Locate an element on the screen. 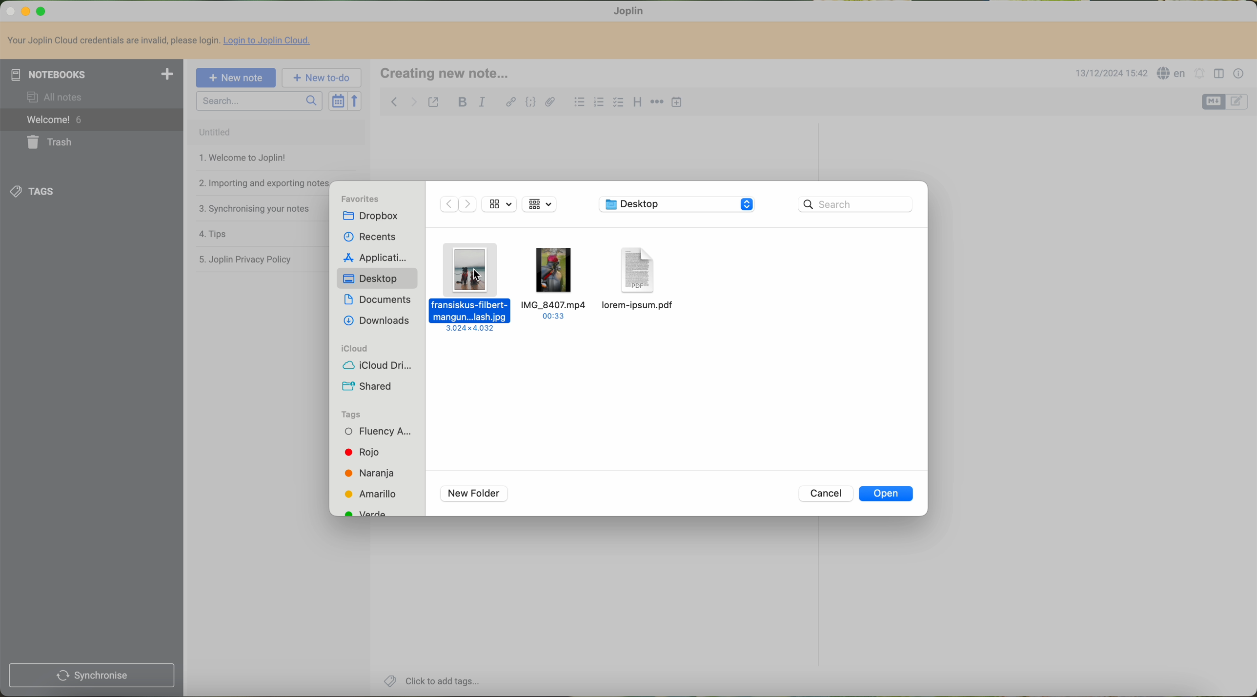 This screenshot has width=1257, height=697. click on attach file is located at coordinates (551, 100).